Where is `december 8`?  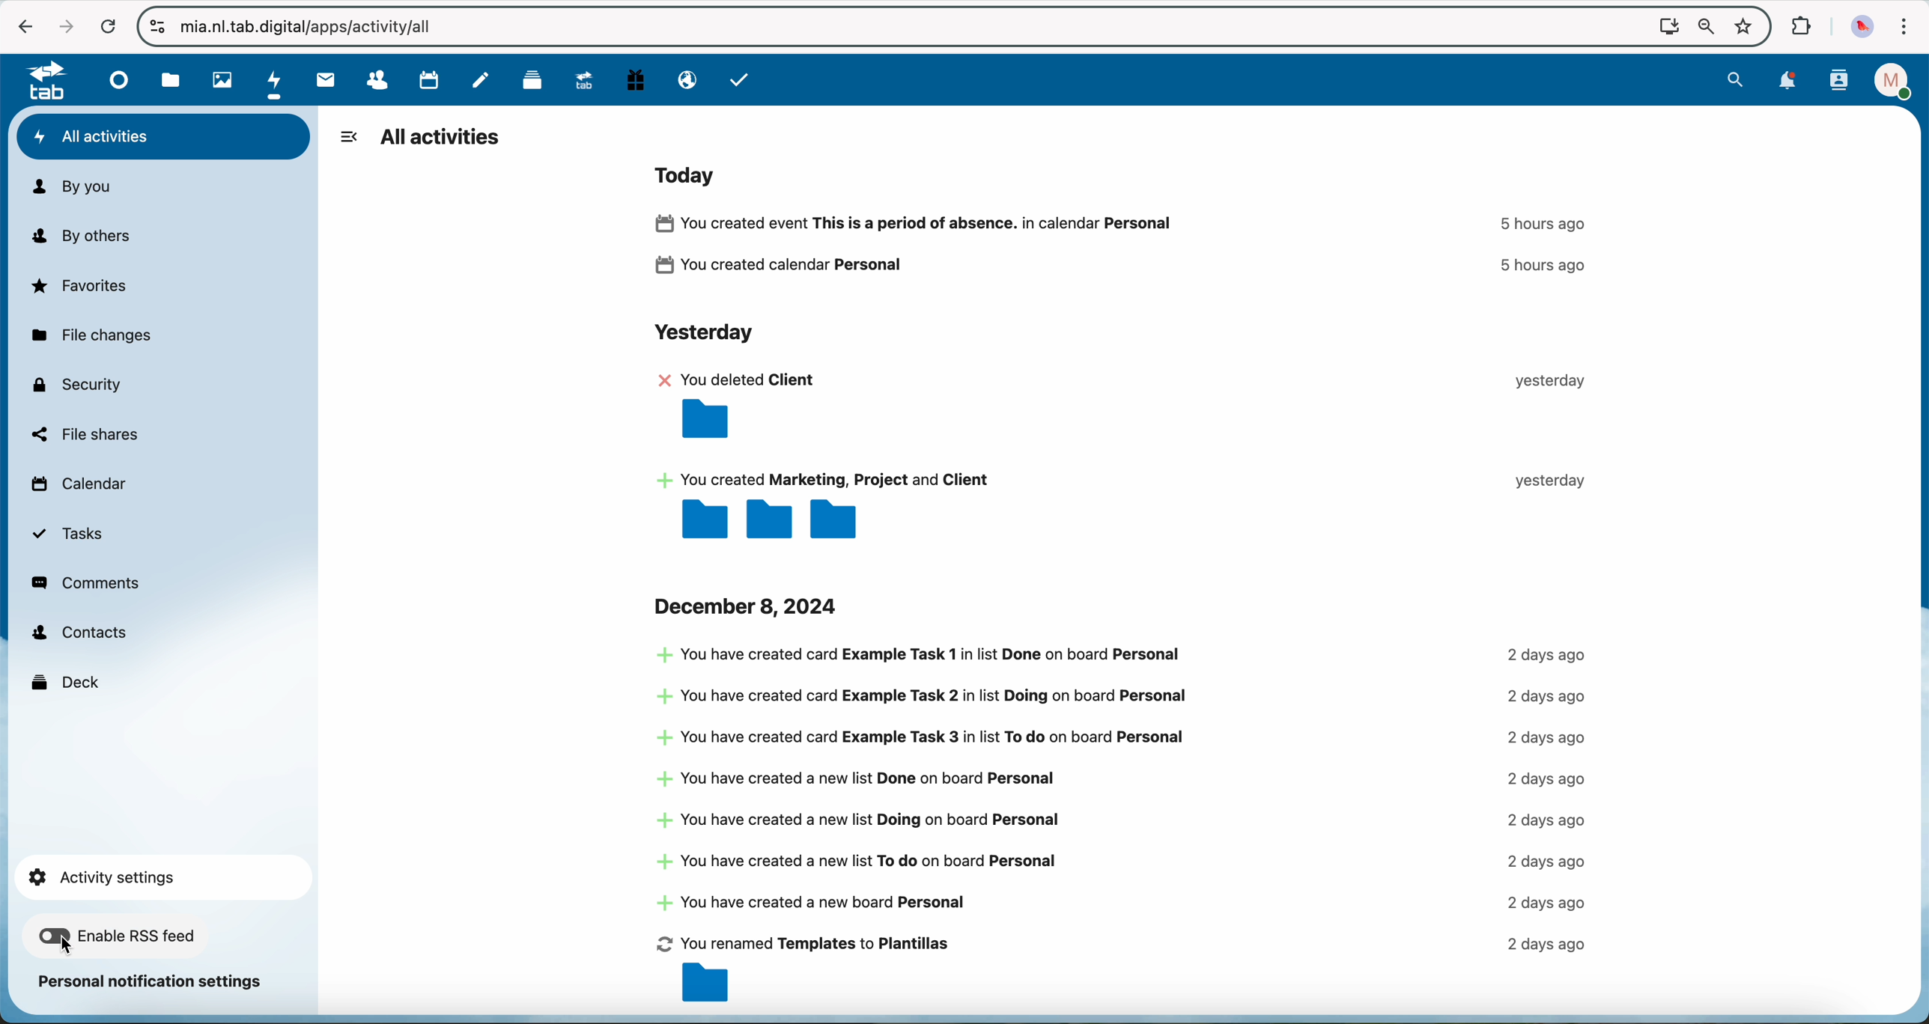
december 8 is located at coordinates (750, 606).